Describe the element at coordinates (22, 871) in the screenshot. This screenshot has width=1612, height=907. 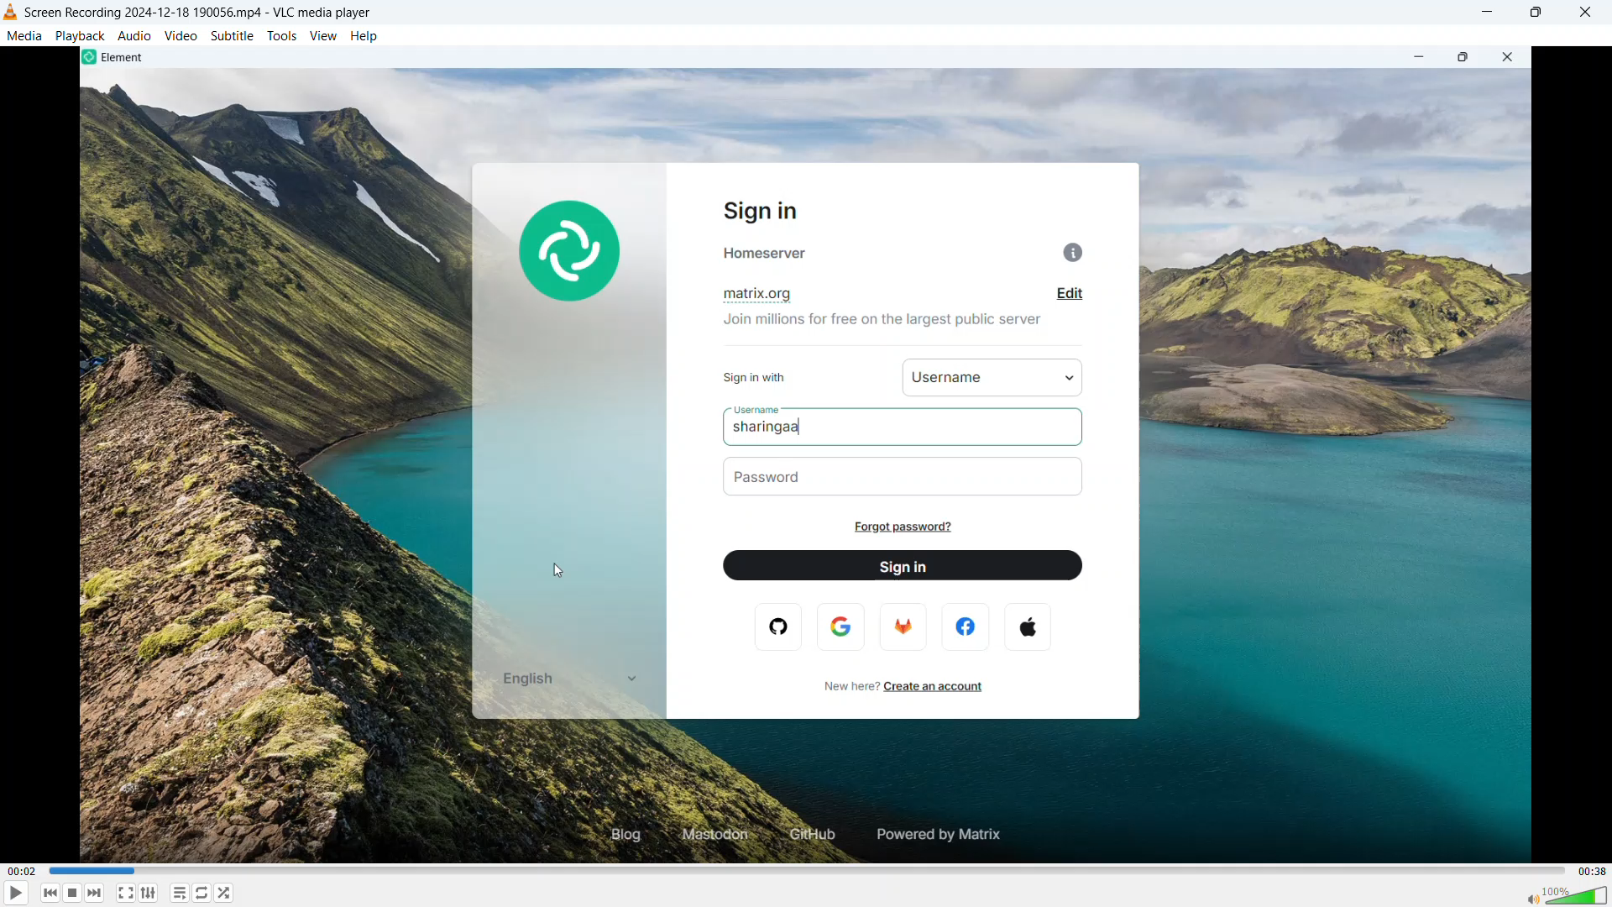
I see `Time elapsed ` at that location.